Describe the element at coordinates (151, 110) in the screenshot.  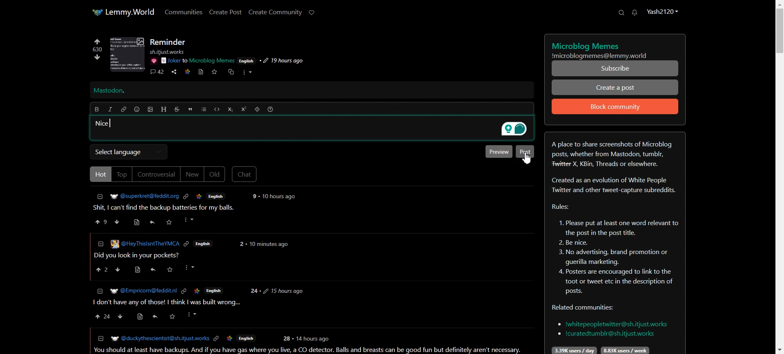
I see `Insert picture` at that location.